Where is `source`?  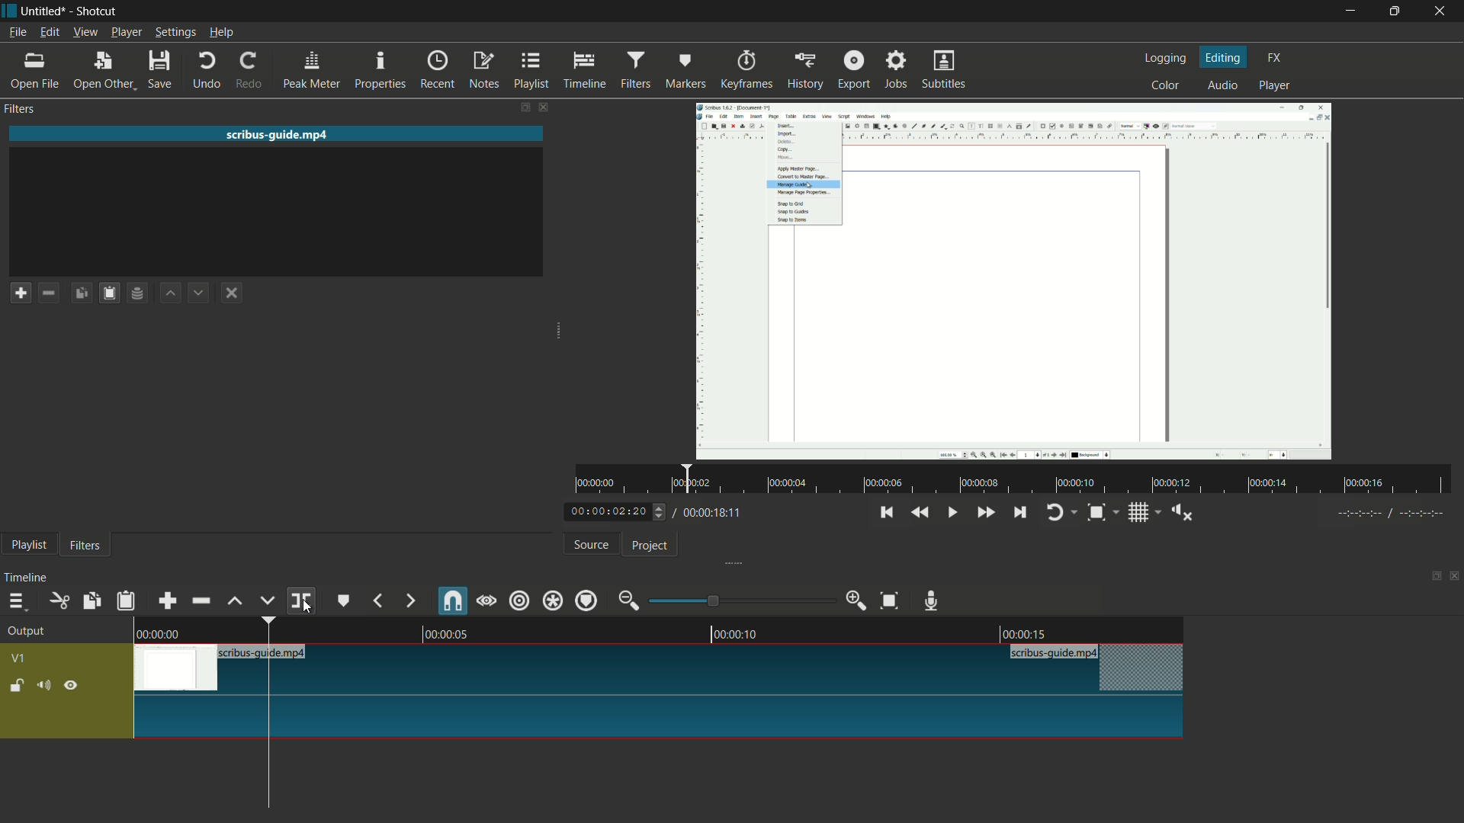 source is located at coordinates (592, 545).